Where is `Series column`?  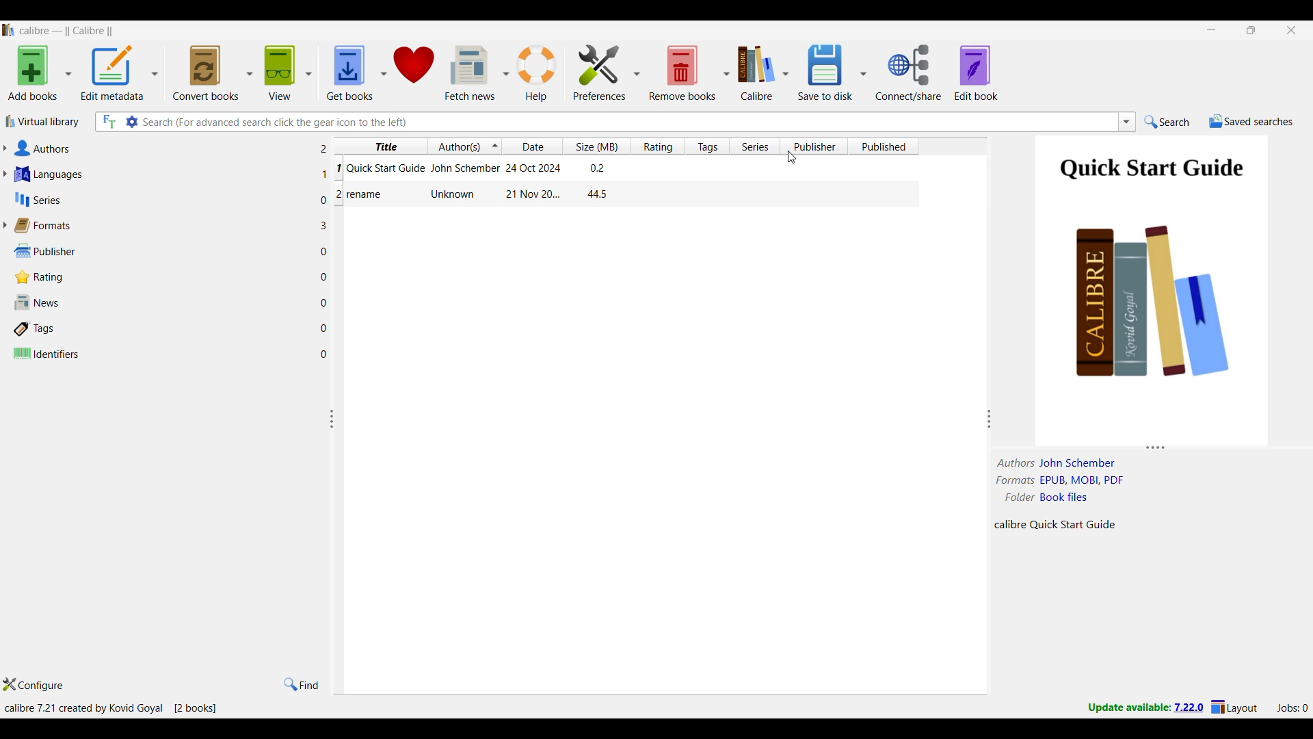
Series column is located at coordinates (754, 146).